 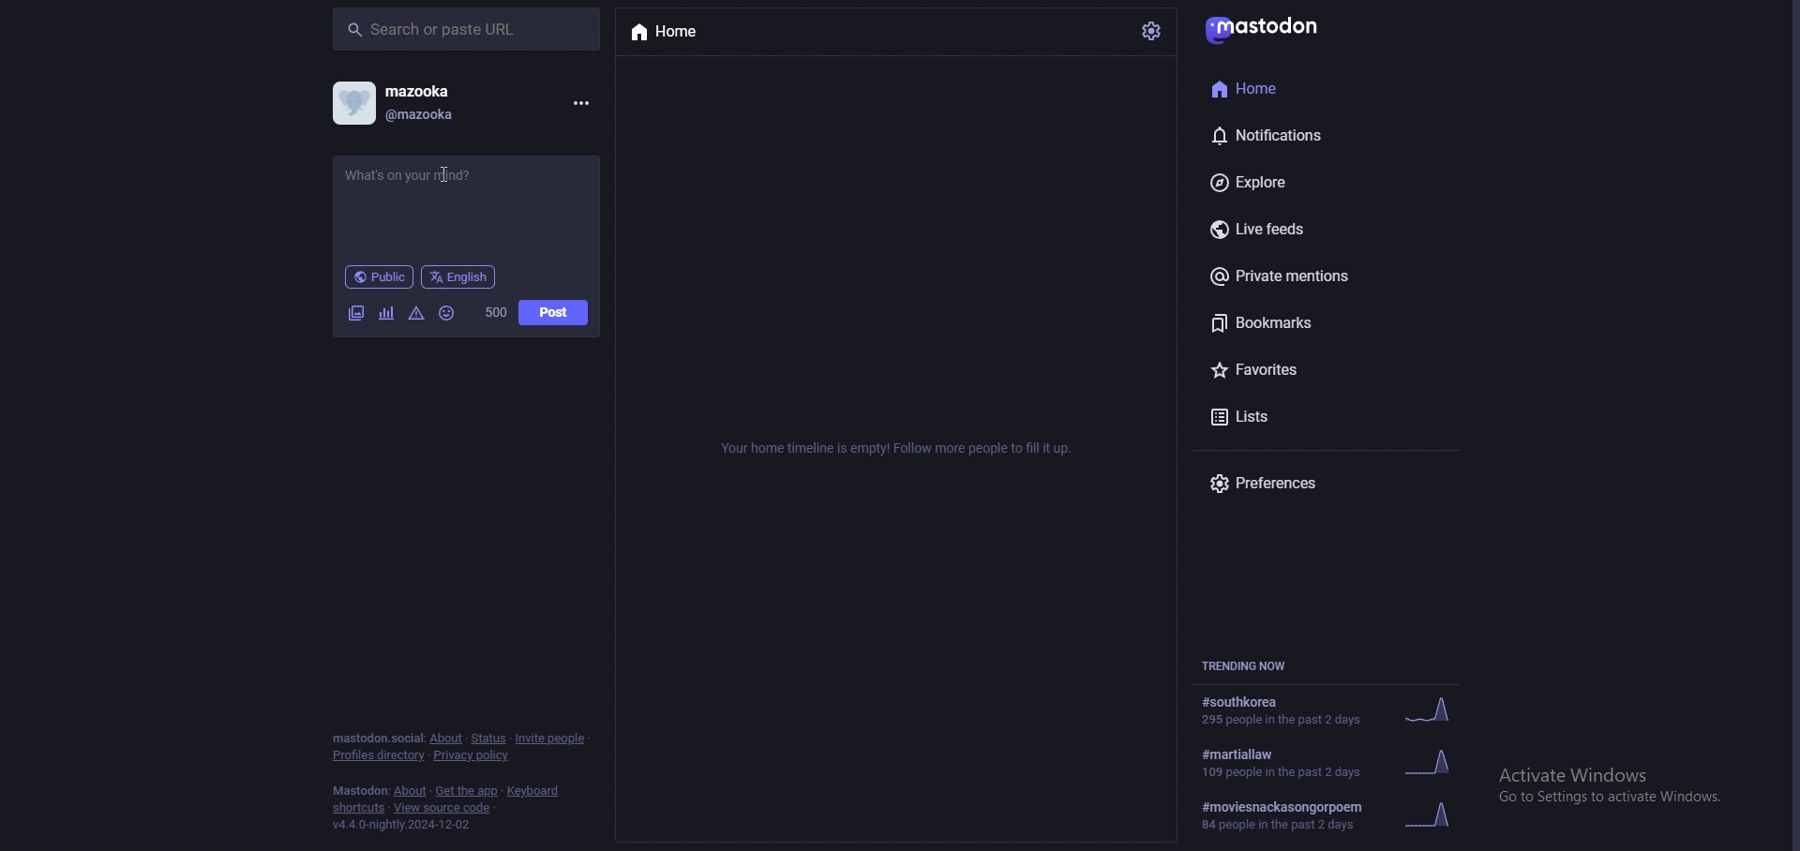 I want to click on home, so click(x=670, y=31).